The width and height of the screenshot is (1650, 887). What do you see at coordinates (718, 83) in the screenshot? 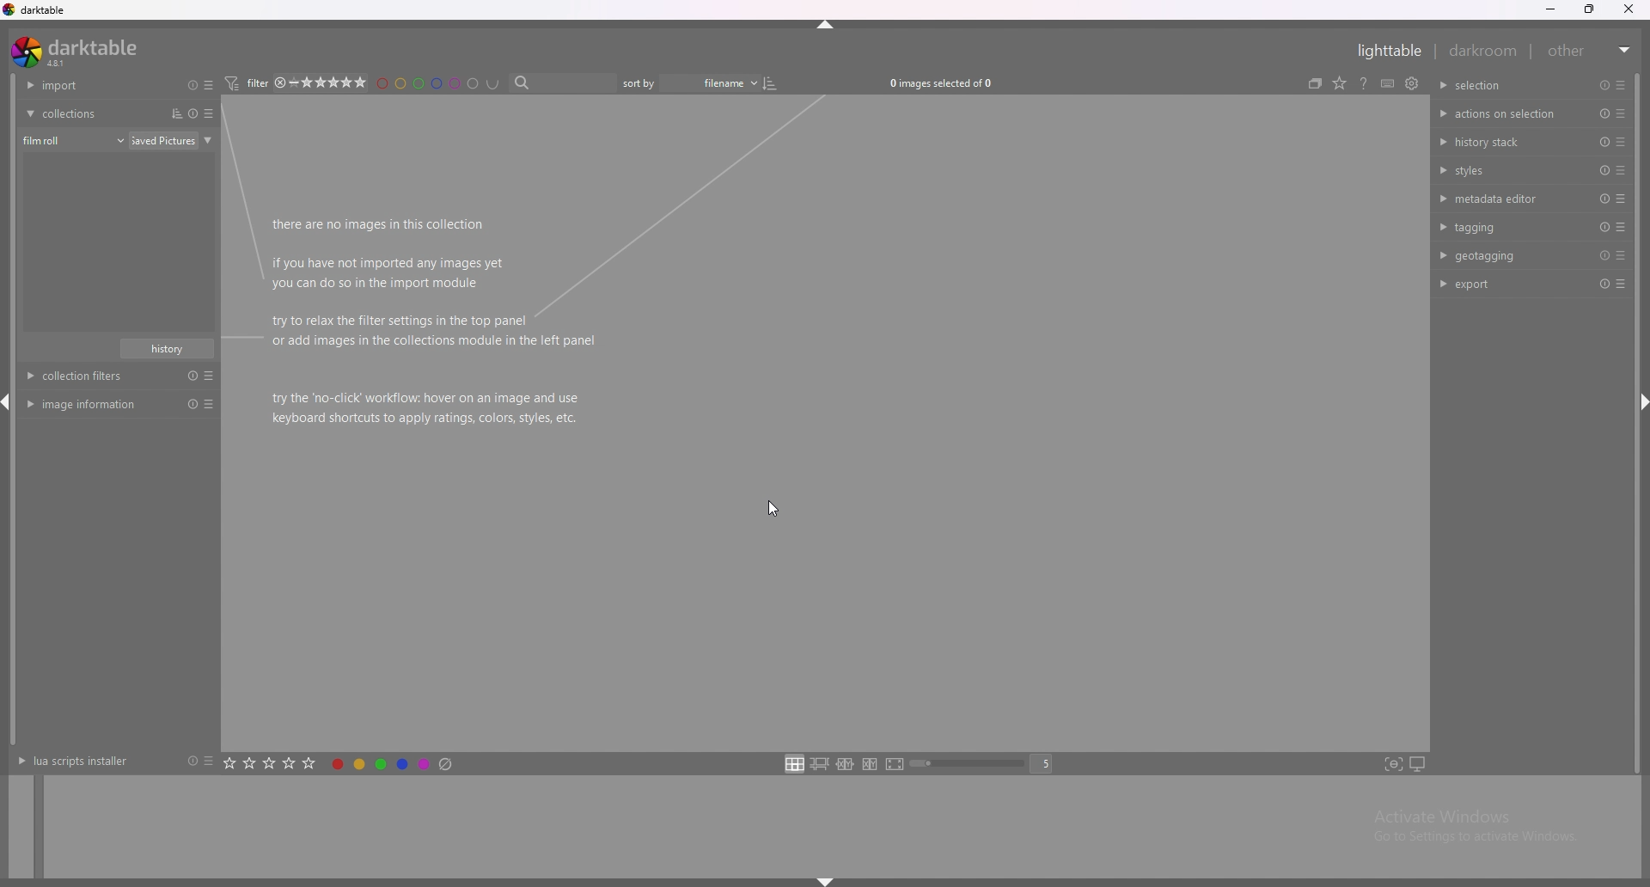
I see `filename` at bounding box center [718, 83].